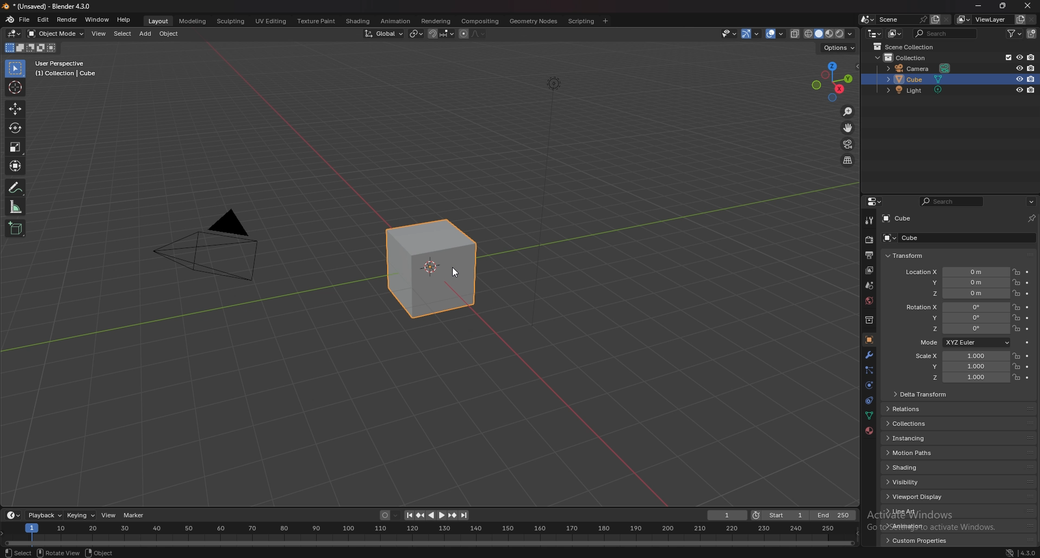  What do you see at coordinates (928, 452) in the screenshot?
I see `motion paths` at bounding box center [928, 452].